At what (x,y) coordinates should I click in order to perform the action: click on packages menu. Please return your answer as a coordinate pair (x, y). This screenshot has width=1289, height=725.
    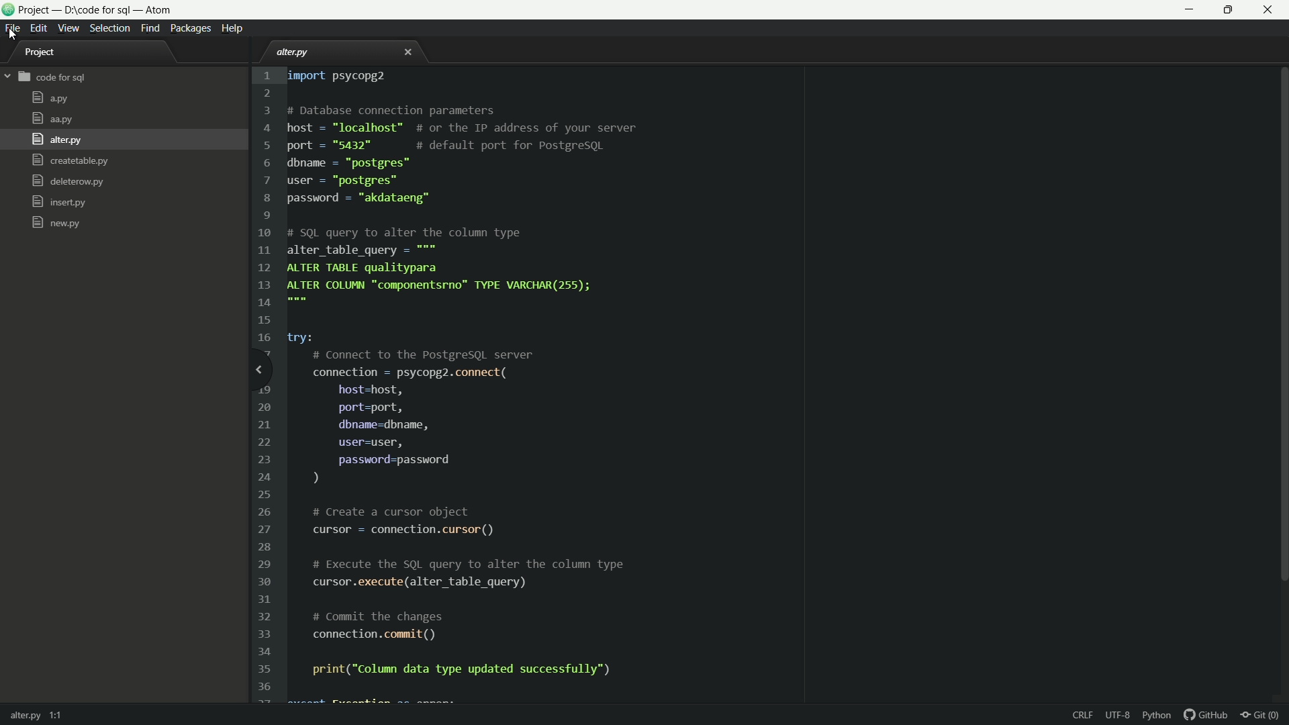
    Looking at the image, I should click on (192, 28).